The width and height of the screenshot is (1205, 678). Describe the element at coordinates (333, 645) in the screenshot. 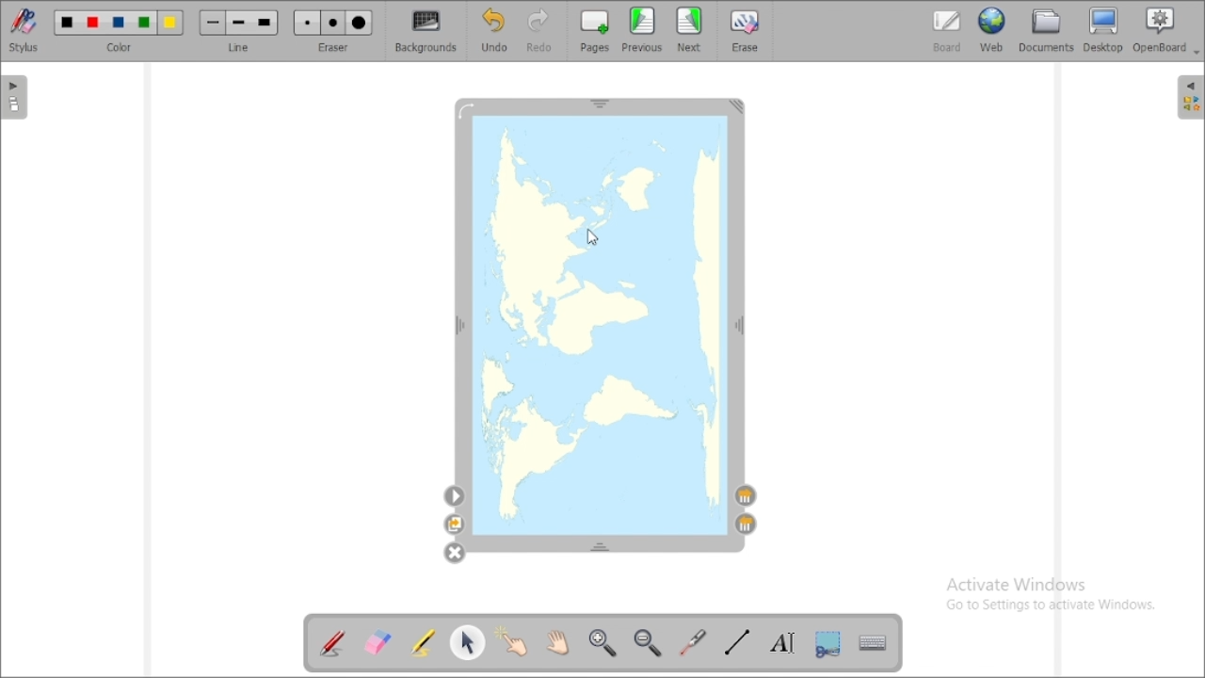

I see `annotate document` at that location.